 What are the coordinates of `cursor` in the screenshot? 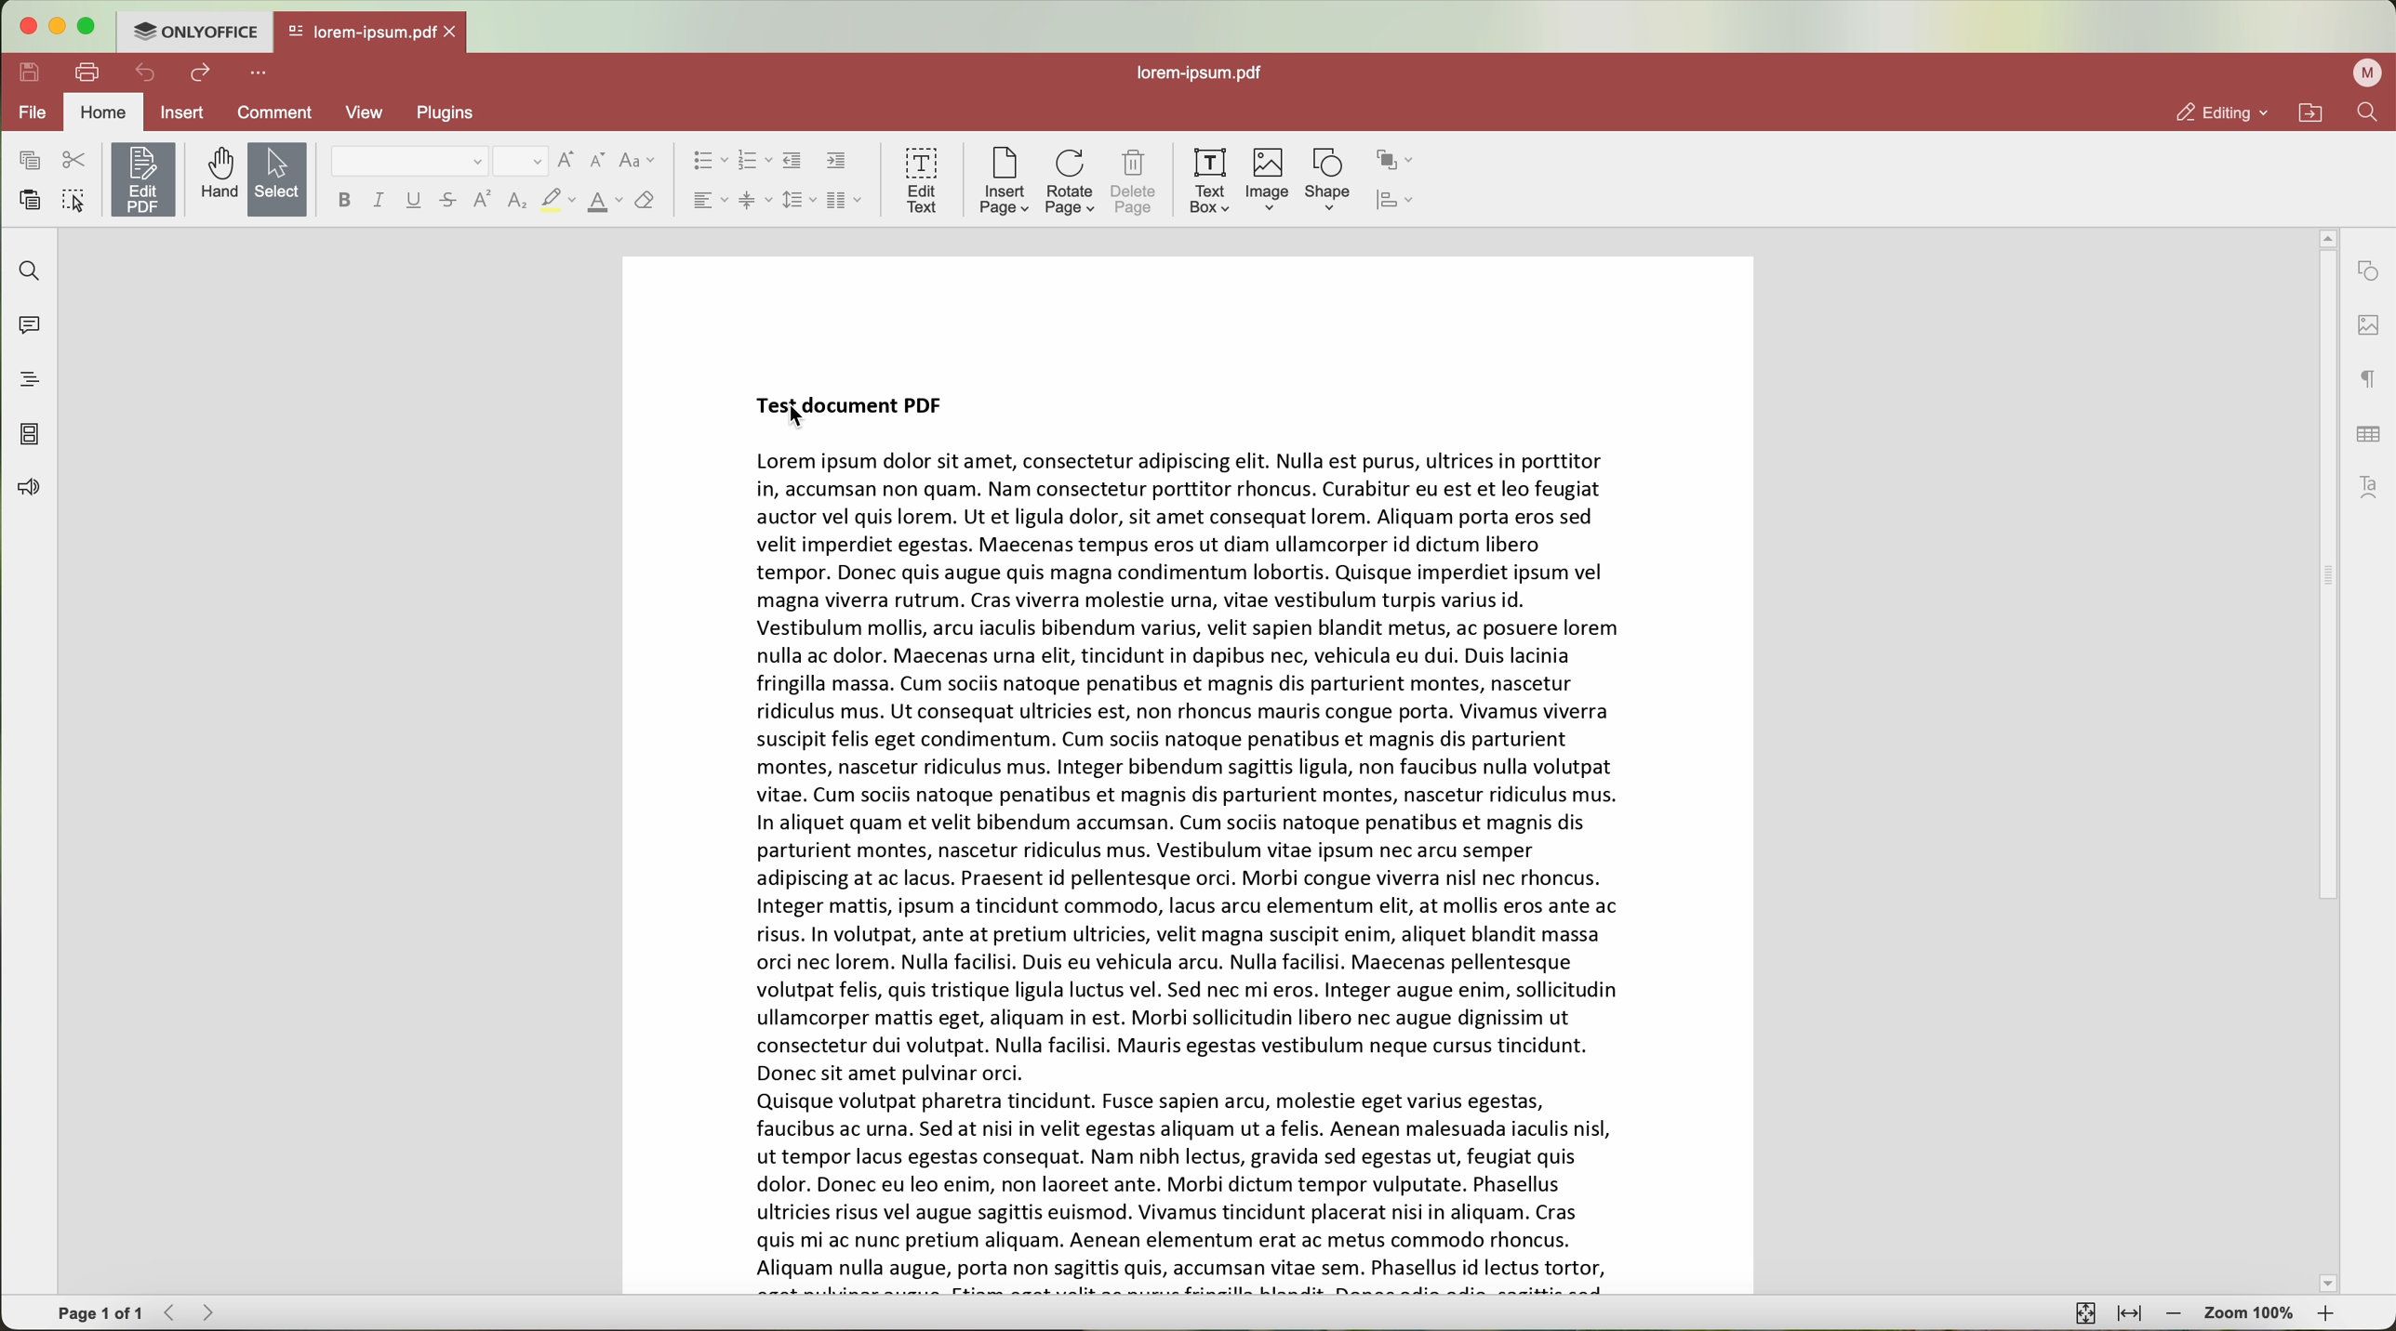 It's located at (796, 421).